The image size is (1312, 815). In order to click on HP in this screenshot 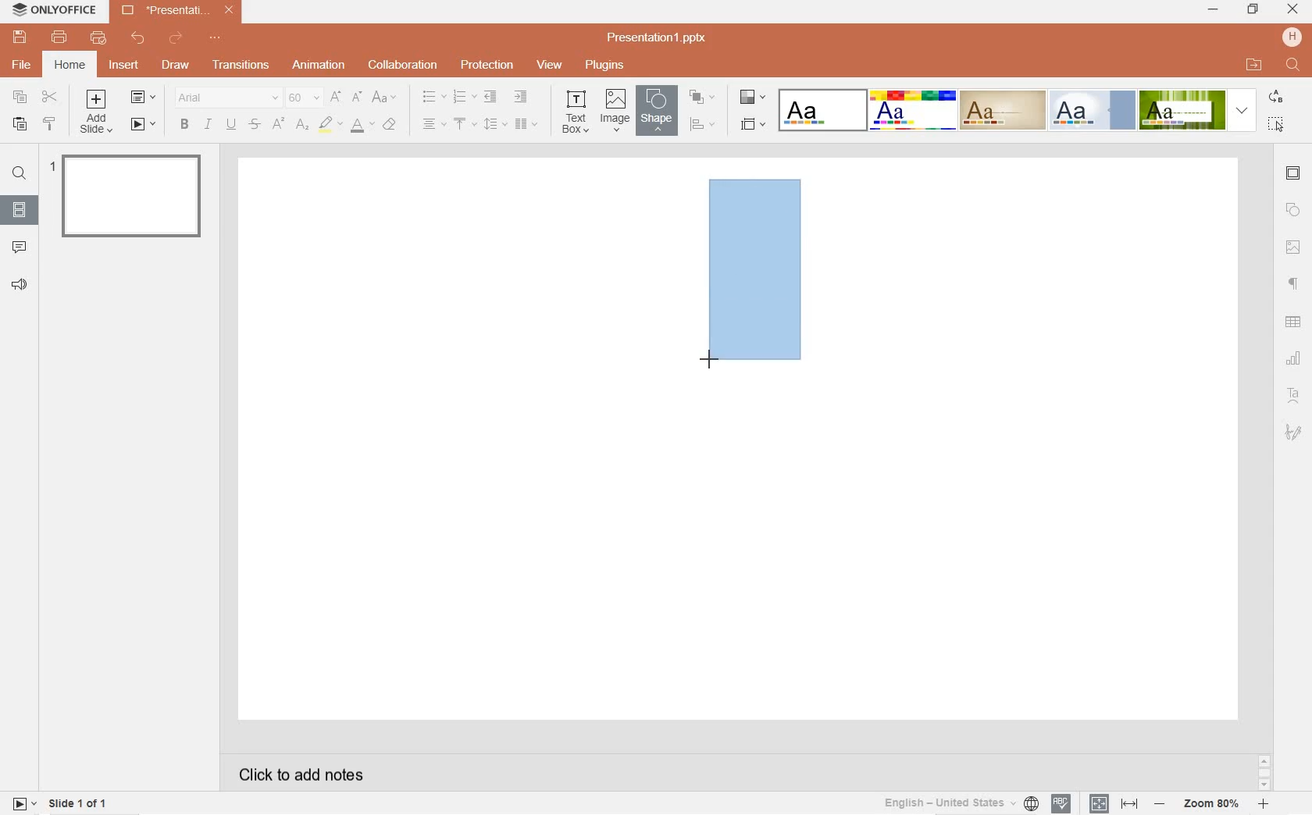, I will do `click(1292, 37)`.